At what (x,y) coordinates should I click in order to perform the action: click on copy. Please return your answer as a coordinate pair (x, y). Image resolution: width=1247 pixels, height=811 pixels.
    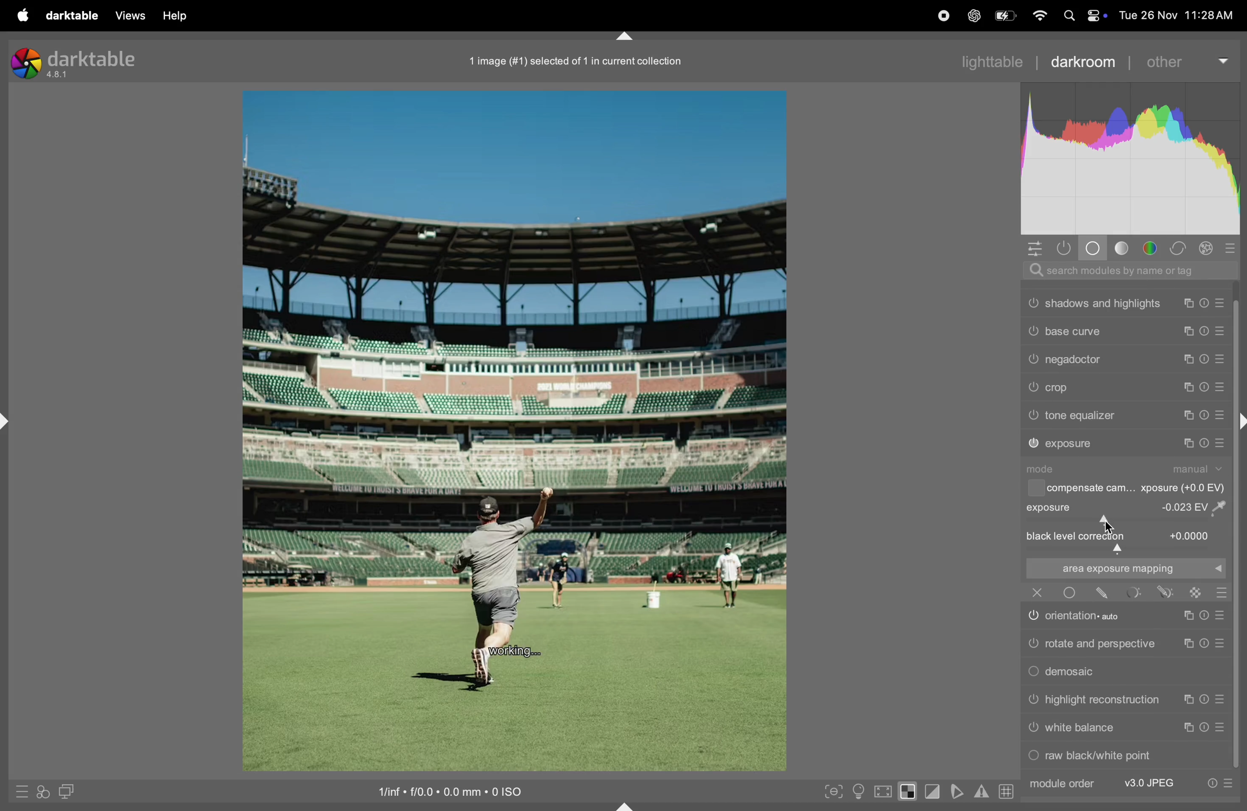
    Looking at the image, I should click on (1190, 387).